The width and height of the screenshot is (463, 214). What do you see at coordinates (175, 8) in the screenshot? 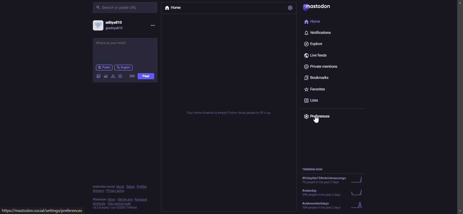
I see `home` at bounding box center [175, 8].